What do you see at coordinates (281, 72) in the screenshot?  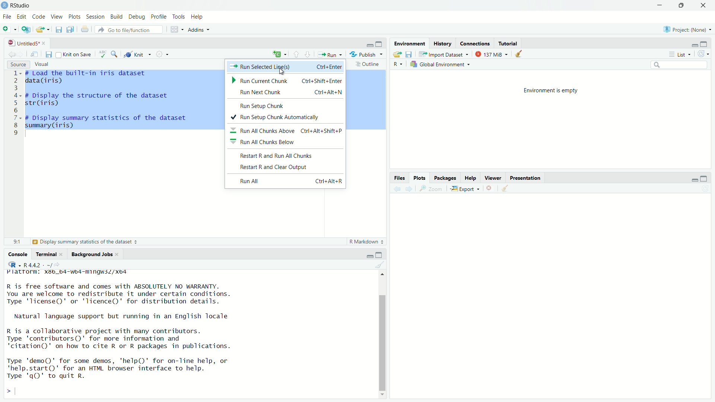 I see `Mouse Cursor` at bounding box center [281, 72].